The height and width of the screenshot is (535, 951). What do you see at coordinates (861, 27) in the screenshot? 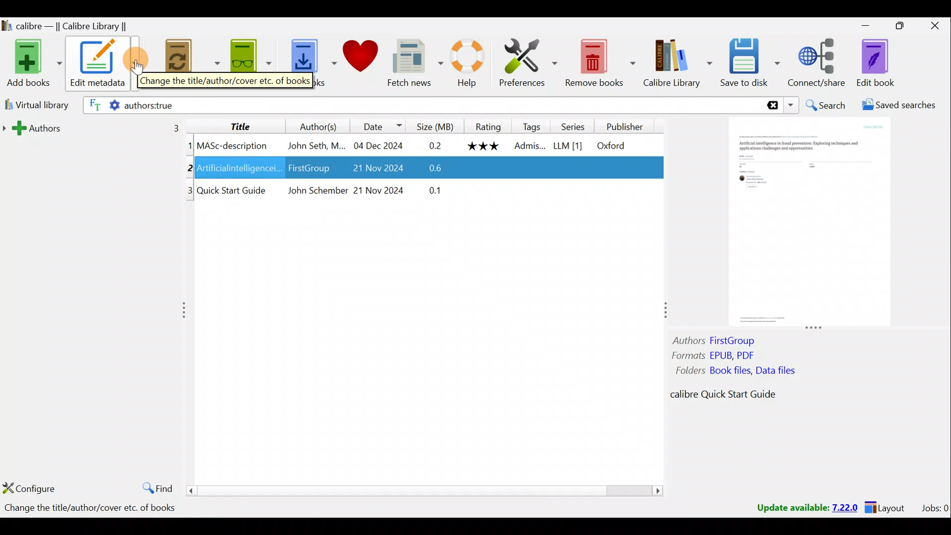
I see `Minimise` at bounding box center [861, 27].